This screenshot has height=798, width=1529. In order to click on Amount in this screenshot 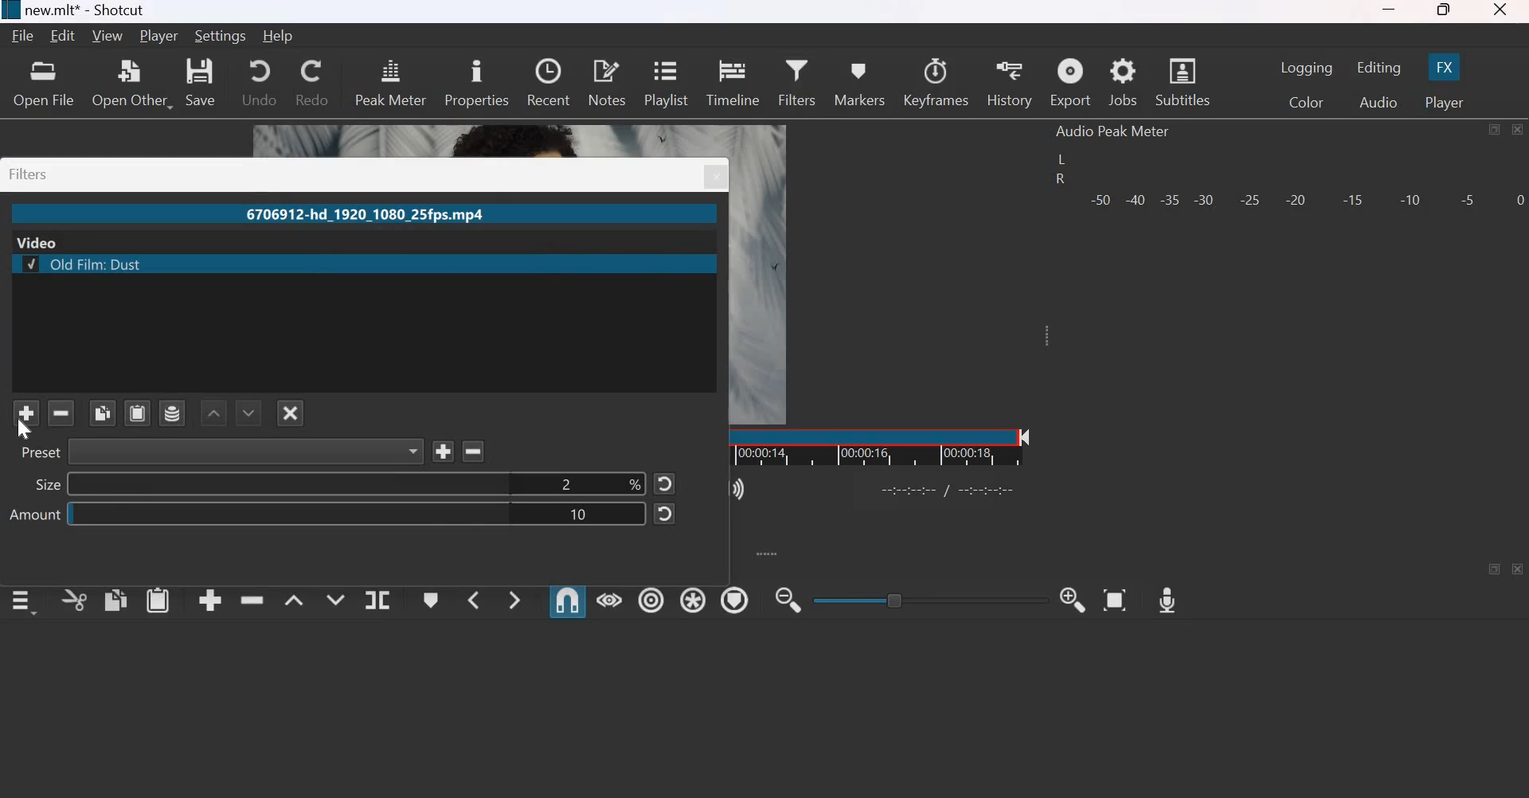, I will do `click(37, 514)`.